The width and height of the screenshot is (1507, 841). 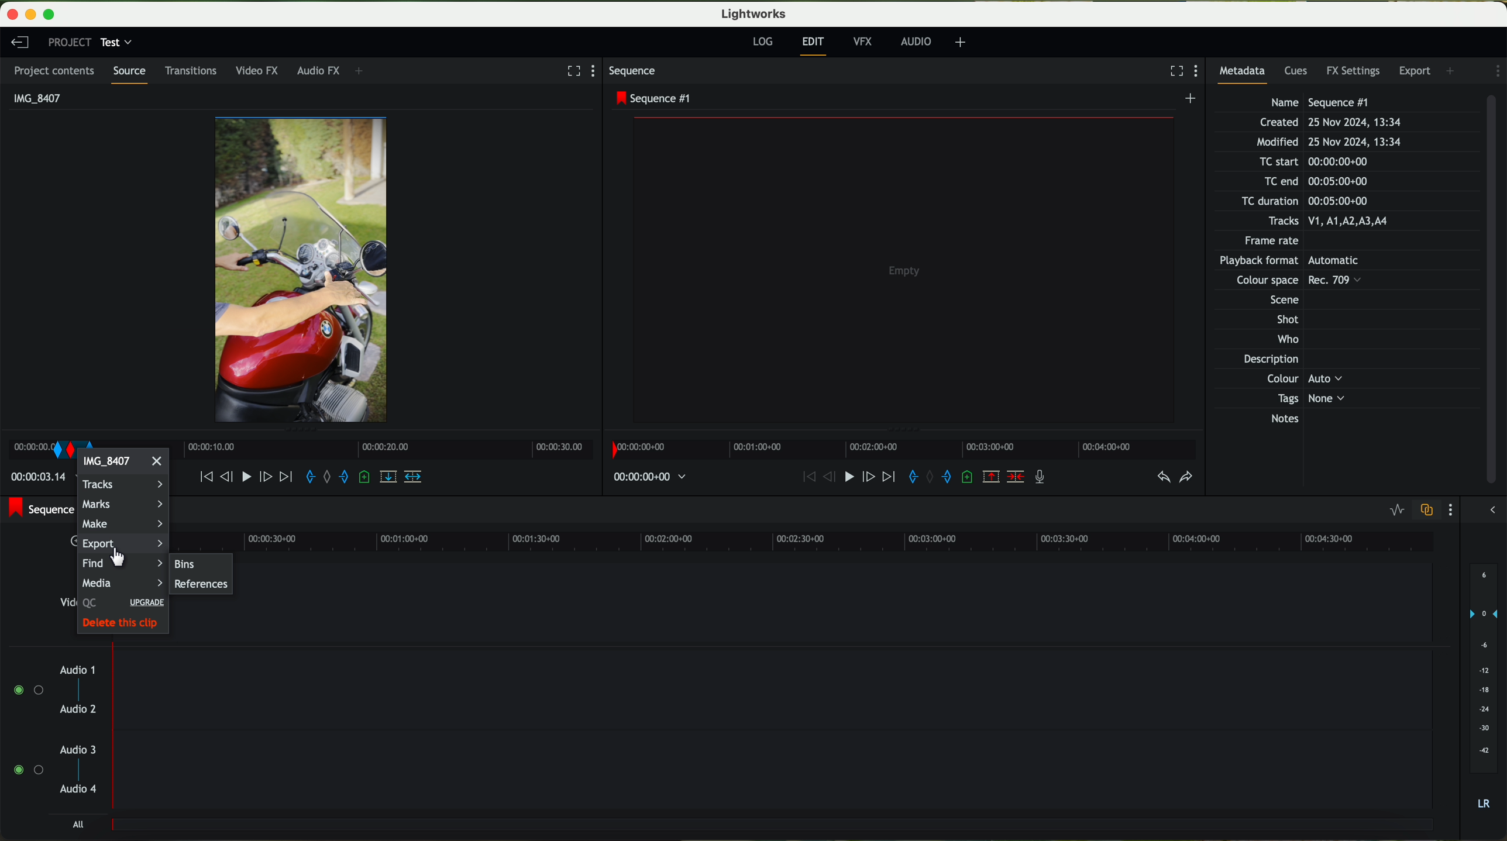 What do you see at coordinates (1016, 477) in the screenshot?
I see `delete/cut` at bounding box center [1016, 477].